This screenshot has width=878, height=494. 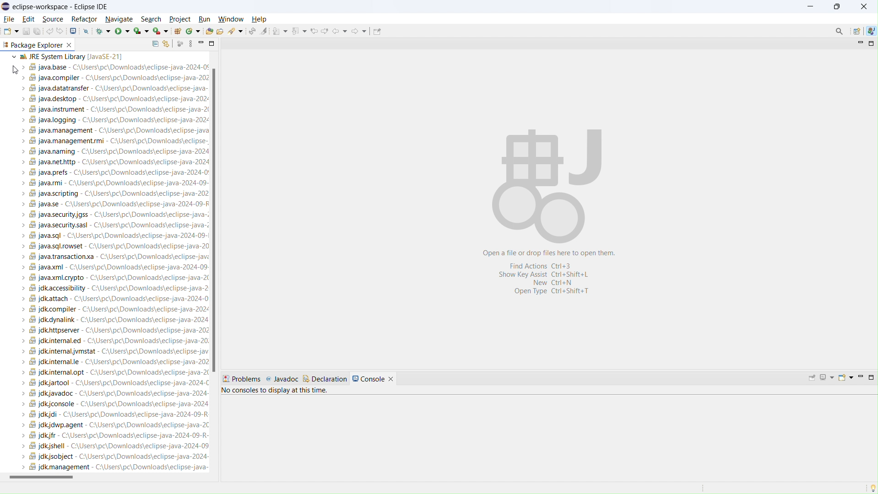 What do you see at coordinates (872, 378) in the screenshot?
I see `maximize` at bounding box center [872, 378].